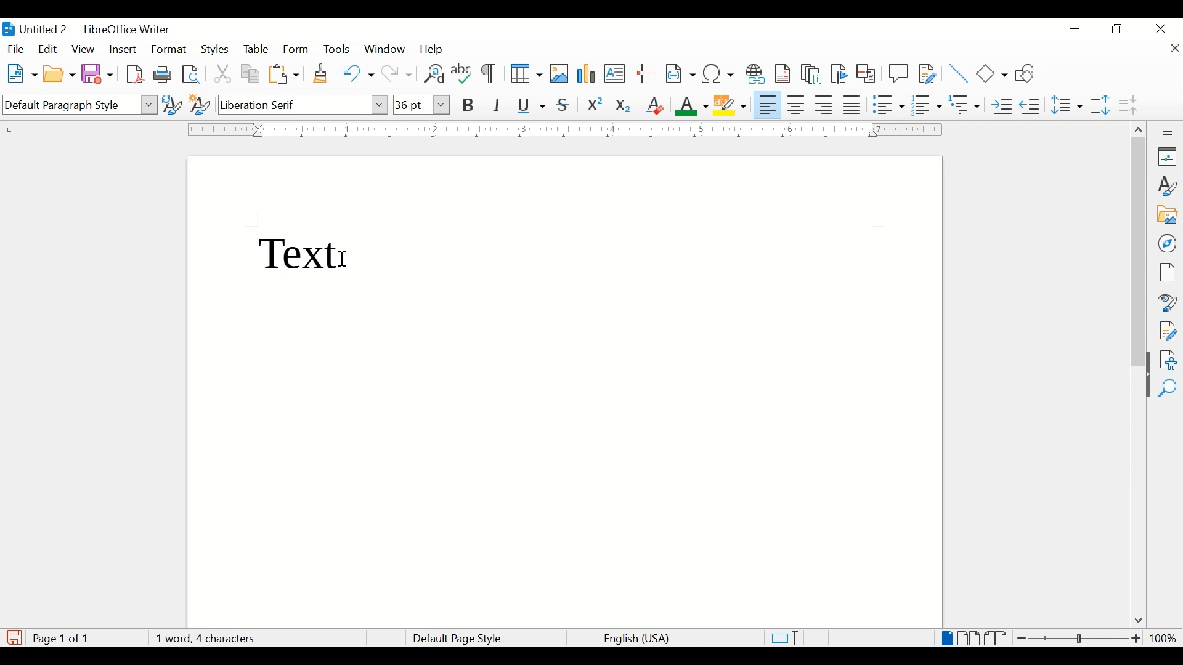 The width and height of the screenshot is (1183, 665). Describe the element at coordinates (959, 73) in the screenshot. I see `insert line` at that location.